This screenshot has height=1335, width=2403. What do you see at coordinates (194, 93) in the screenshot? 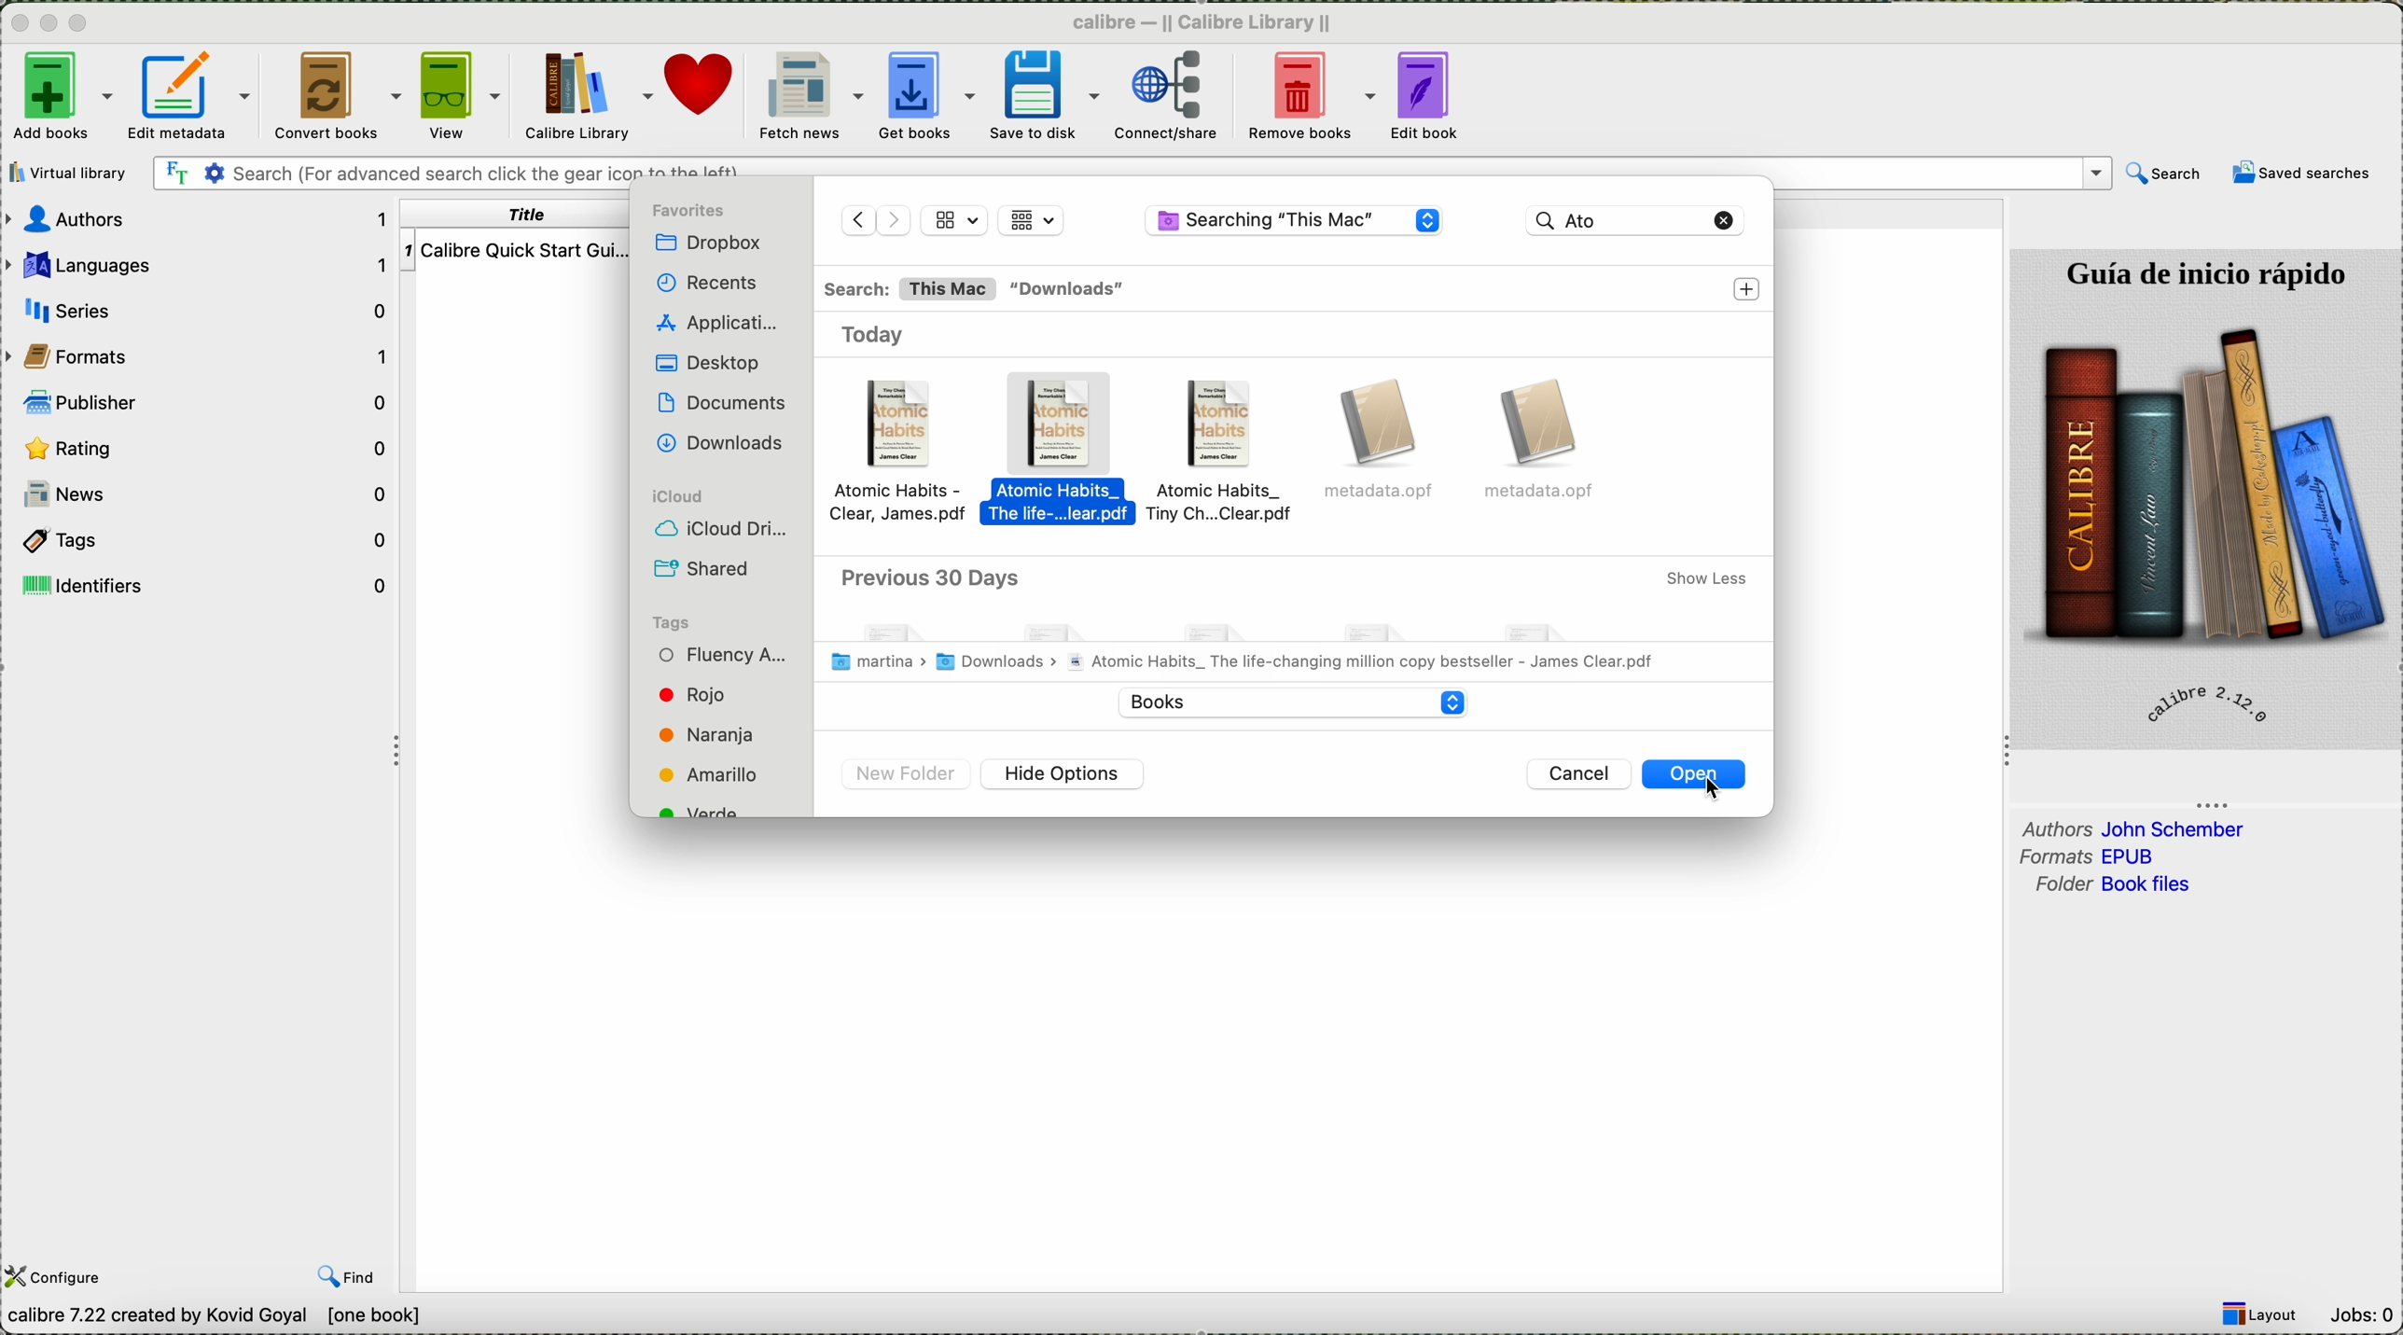
I see `edit metadata` at bounding box center [194, 93].